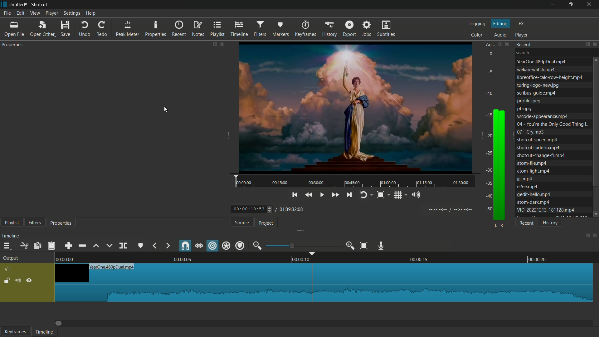 The image size is (599, 337). What do you see at coordinates (557, 52) in the screenshot?
I see `search bar` at bounding box center [557, 52].